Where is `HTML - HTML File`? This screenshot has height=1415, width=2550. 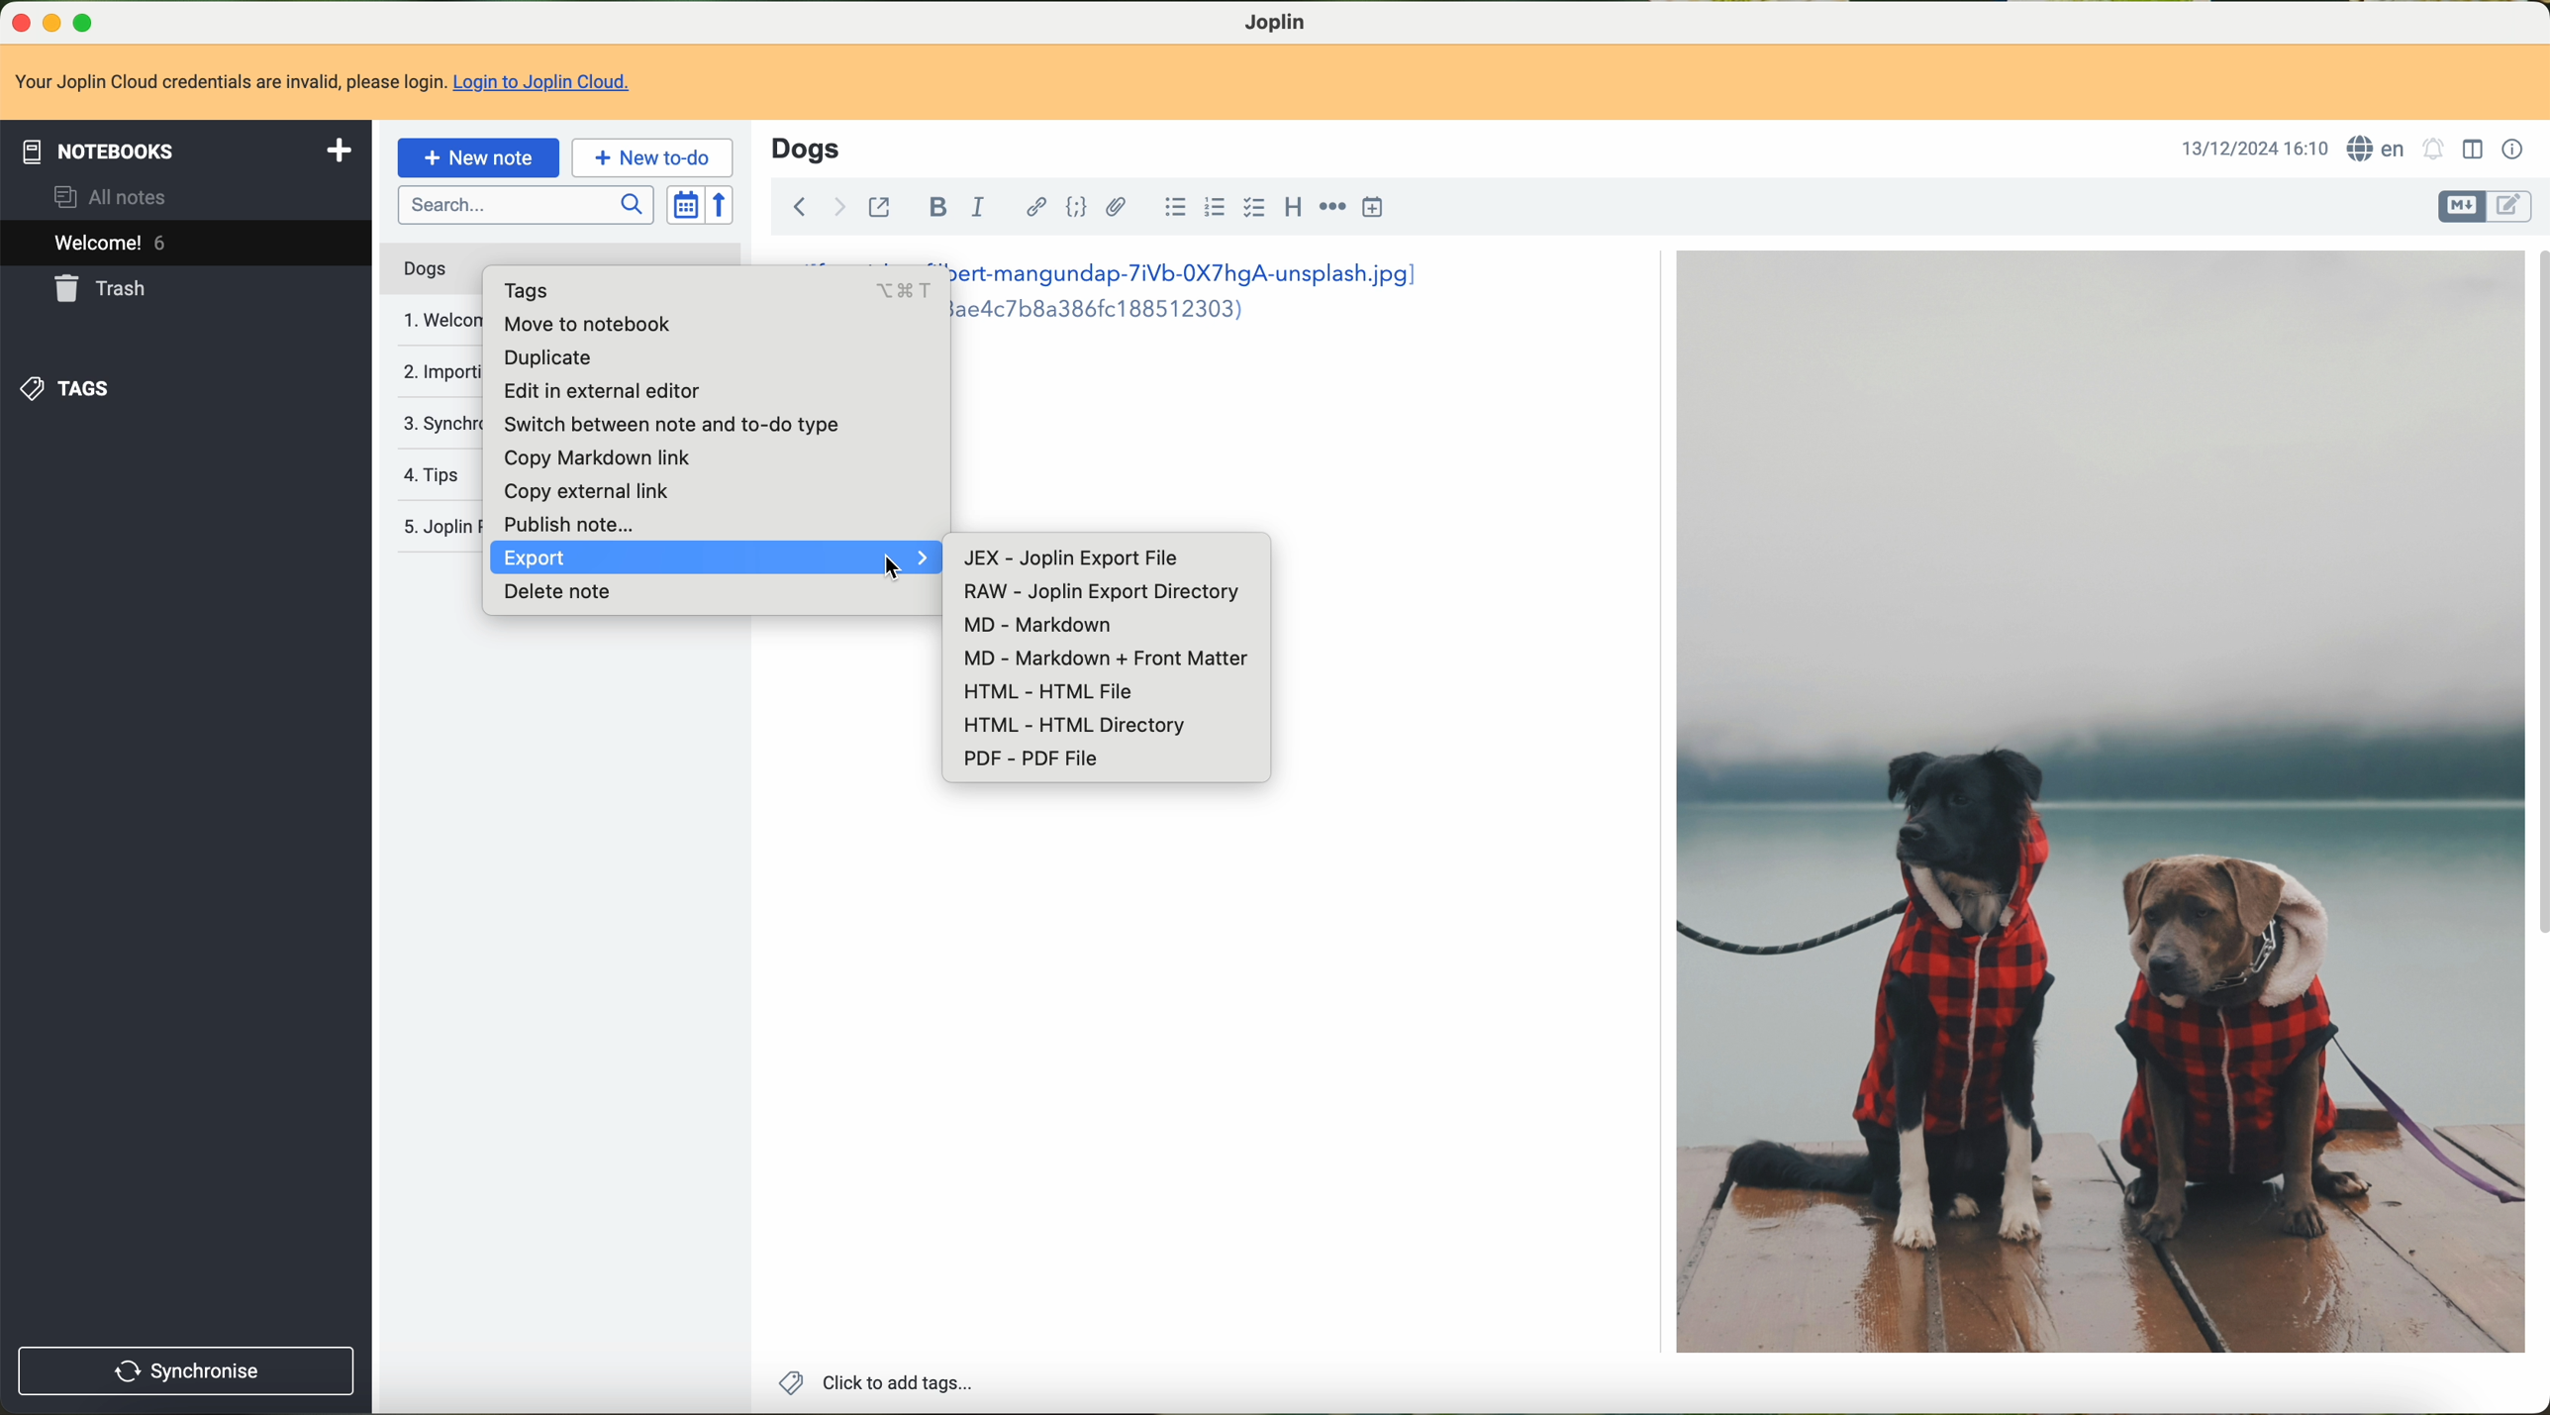 HTML - HTML File is located at coordinates (1049, 692).